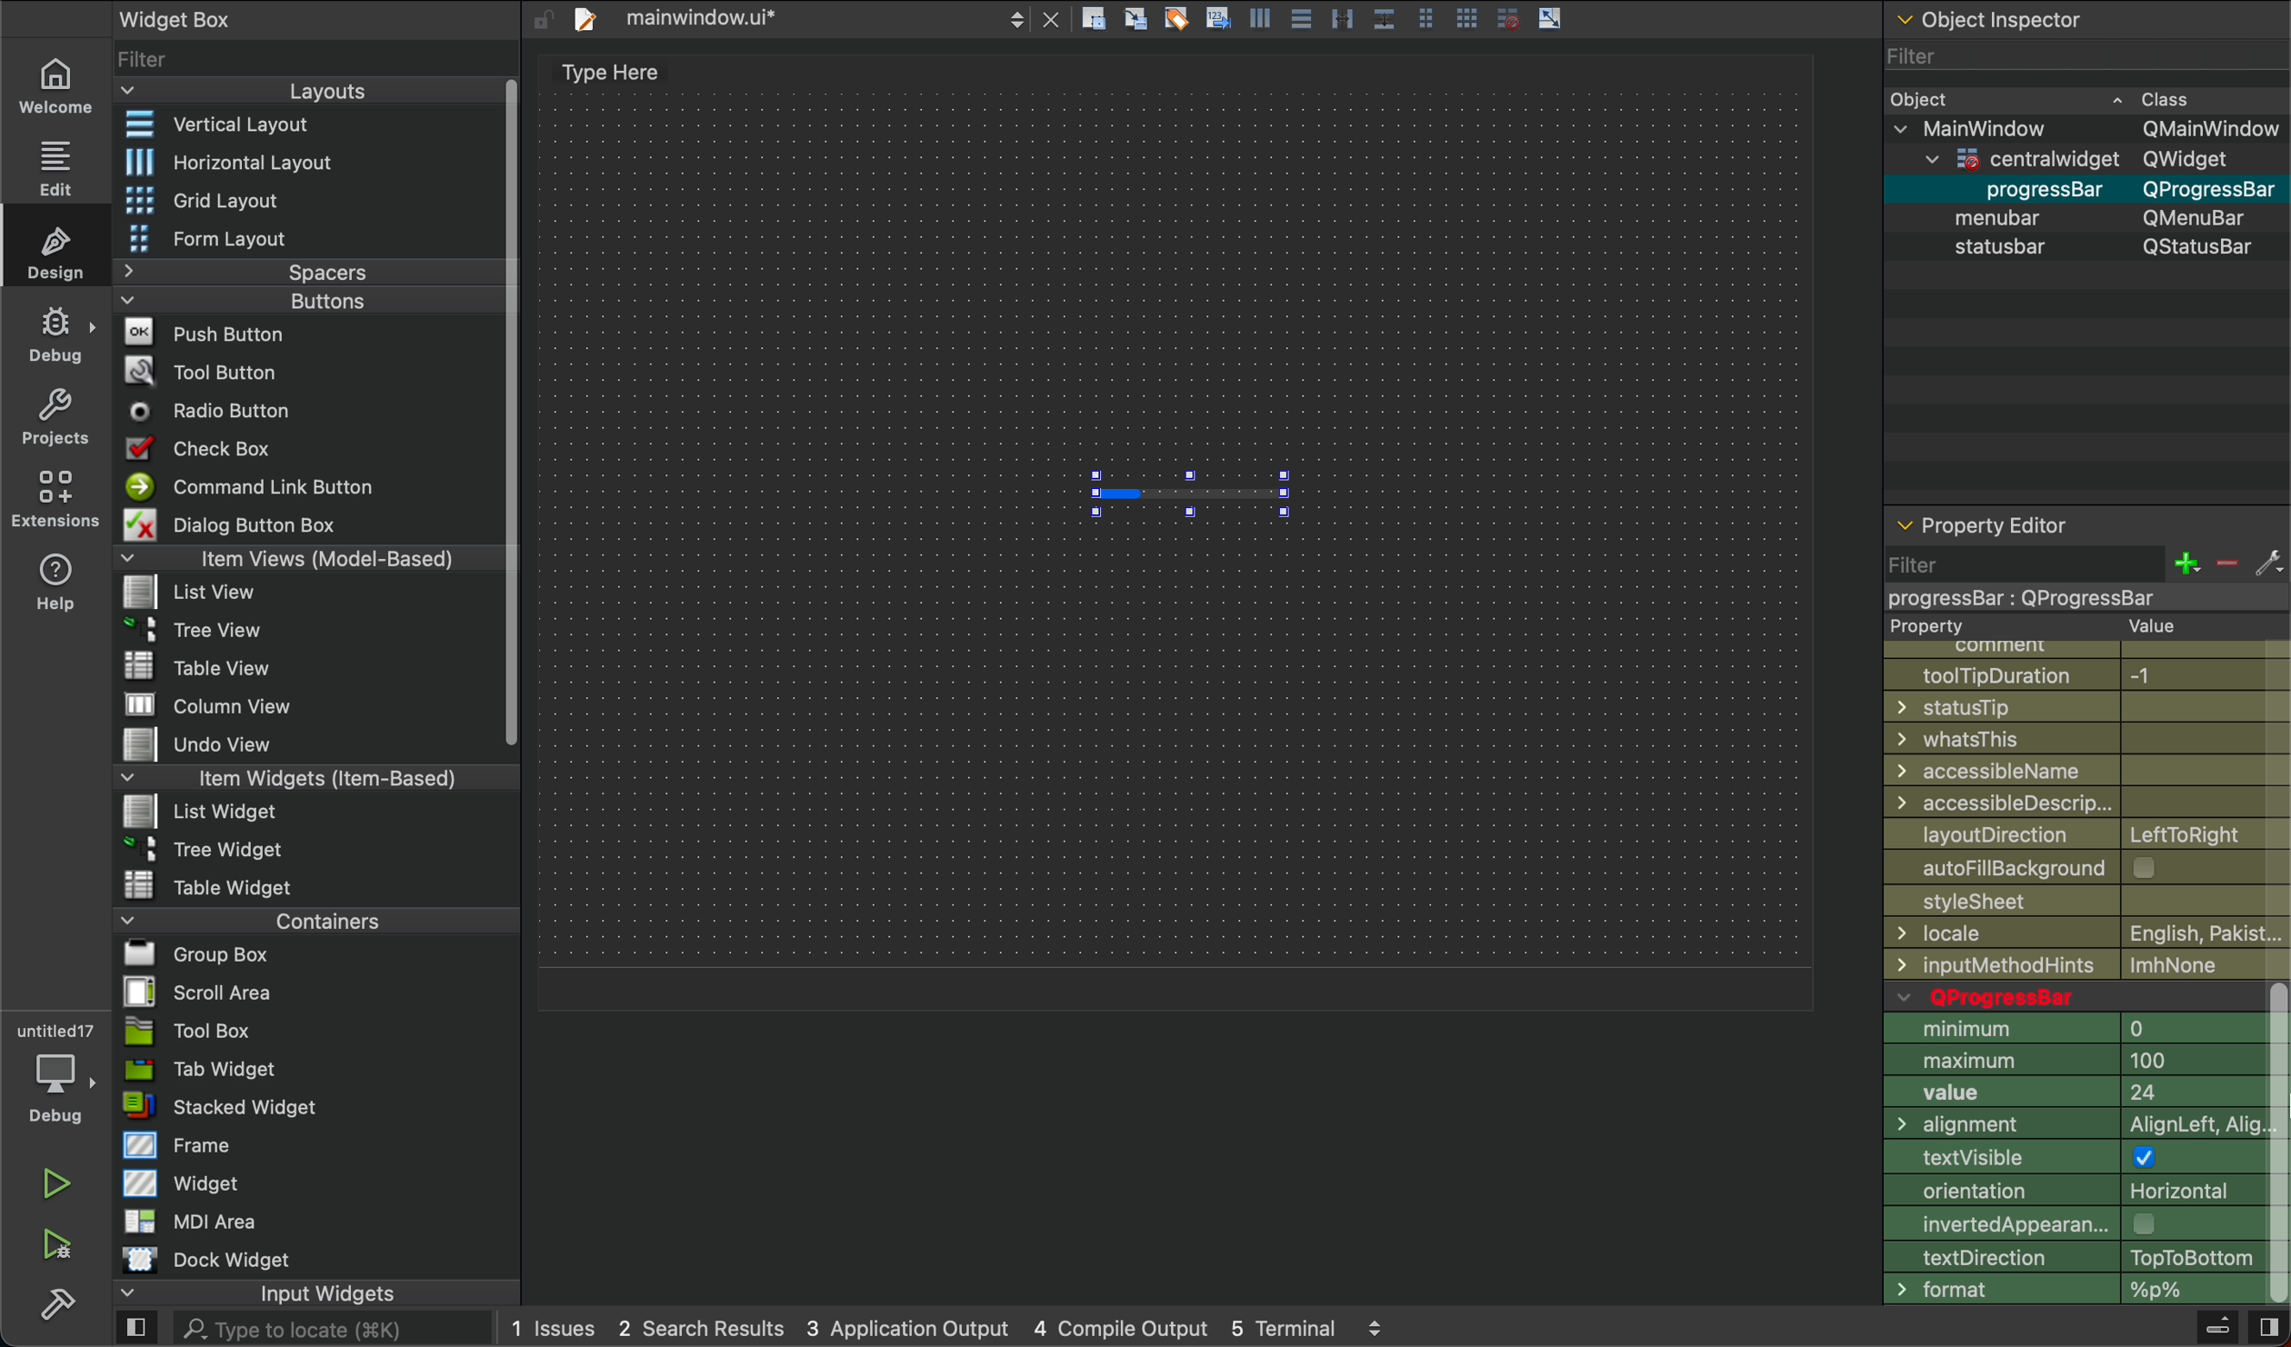 The width and height of the screenshot is (2291, 1347). Describe the element at coordinates (542, 19) in the screenshot. I see `unlock` at that location.